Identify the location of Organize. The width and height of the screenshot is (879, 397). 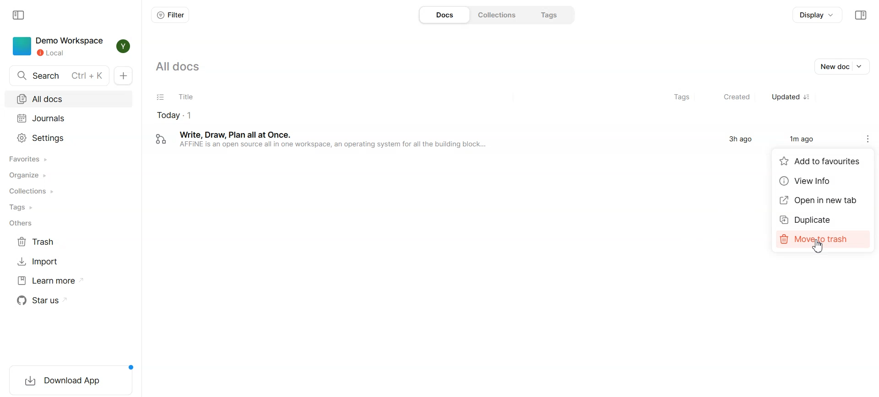
(68, 177).